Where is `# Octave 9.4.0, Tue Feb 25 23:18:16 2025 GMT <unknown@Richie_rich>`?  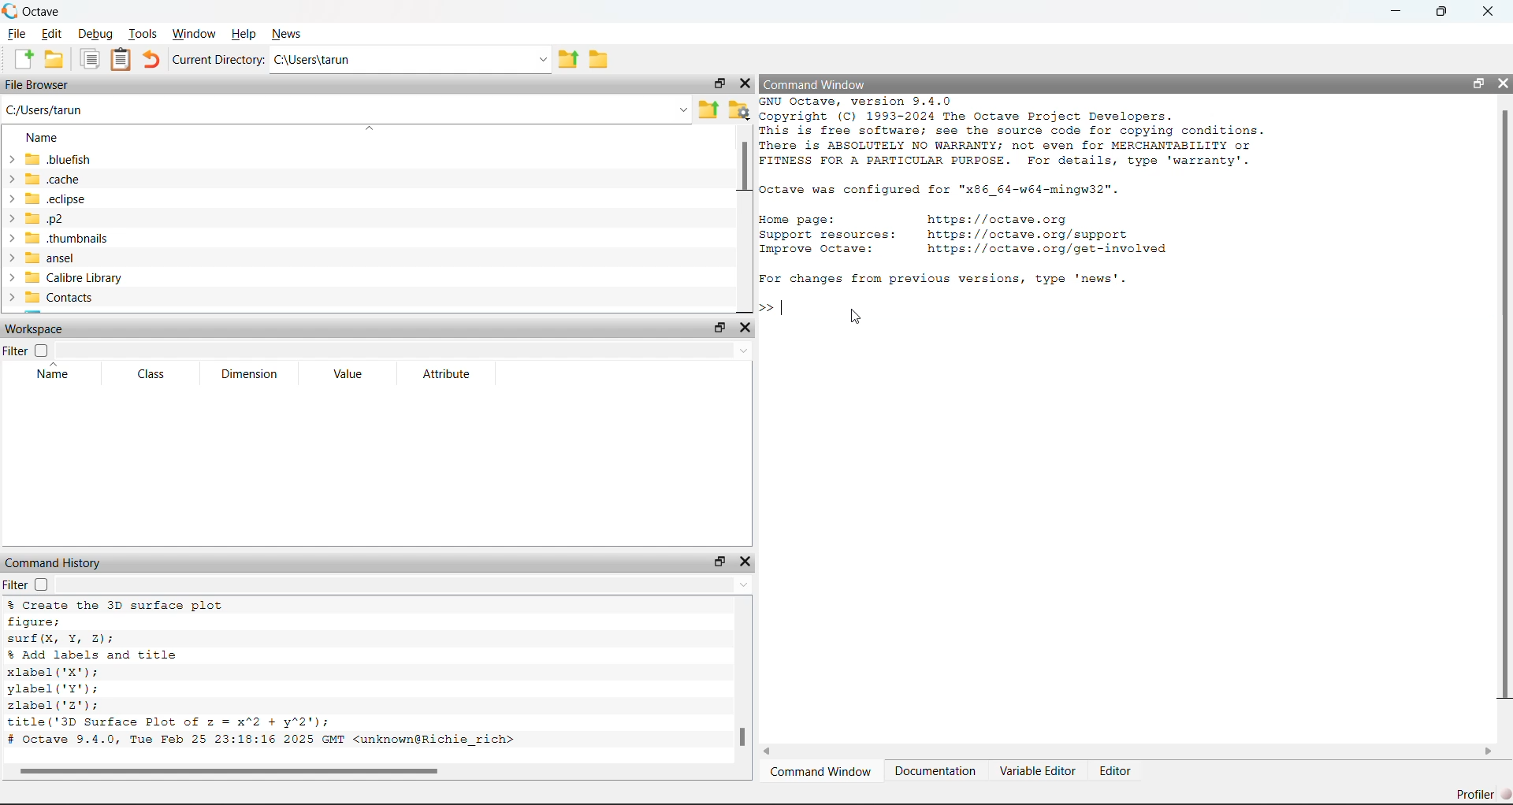 # Octave 9.4.0, Tue Feb 25 23:18:16 2025 GMT <unknown@Richie_rich> is located at coordinates (267, 741).